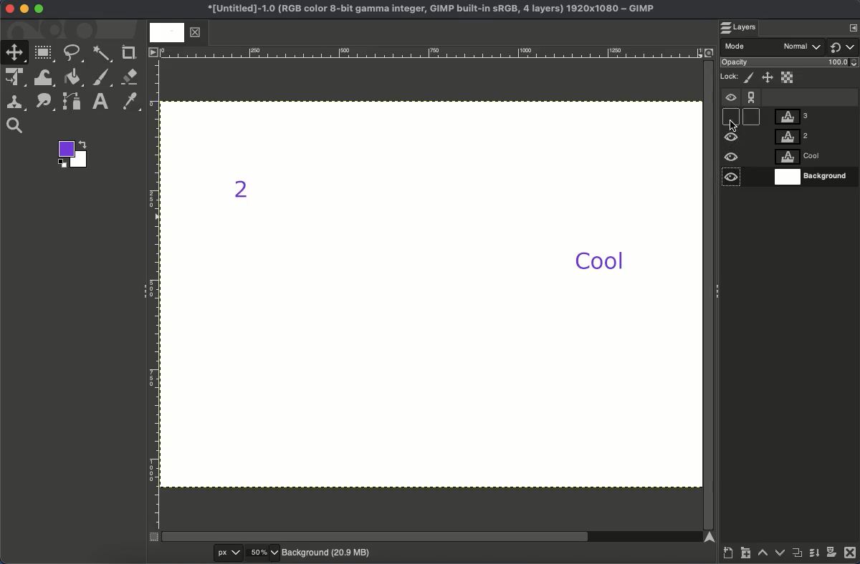  Describe the element at coordinates (432, 537) in the screenshot. I see `Scroll` at that location.